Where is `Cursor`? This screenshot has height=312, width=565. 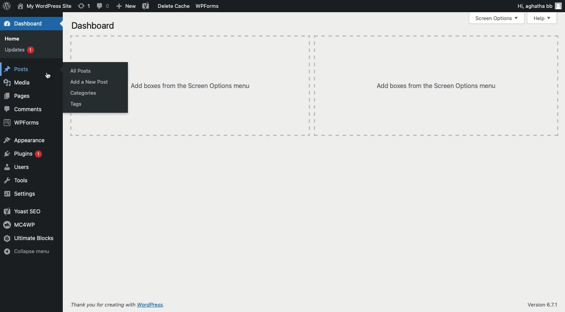
Cursor is located at coordinates (48, 76).